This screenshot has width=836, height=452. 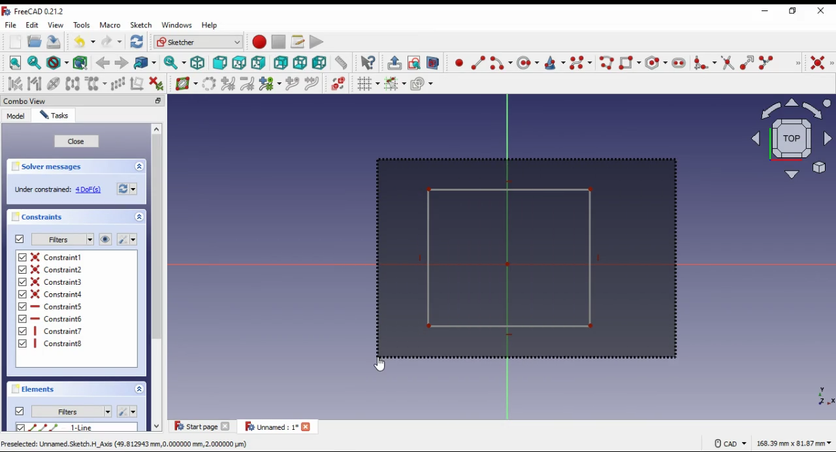 I want to click on draw style, so click(x=58, y=63).